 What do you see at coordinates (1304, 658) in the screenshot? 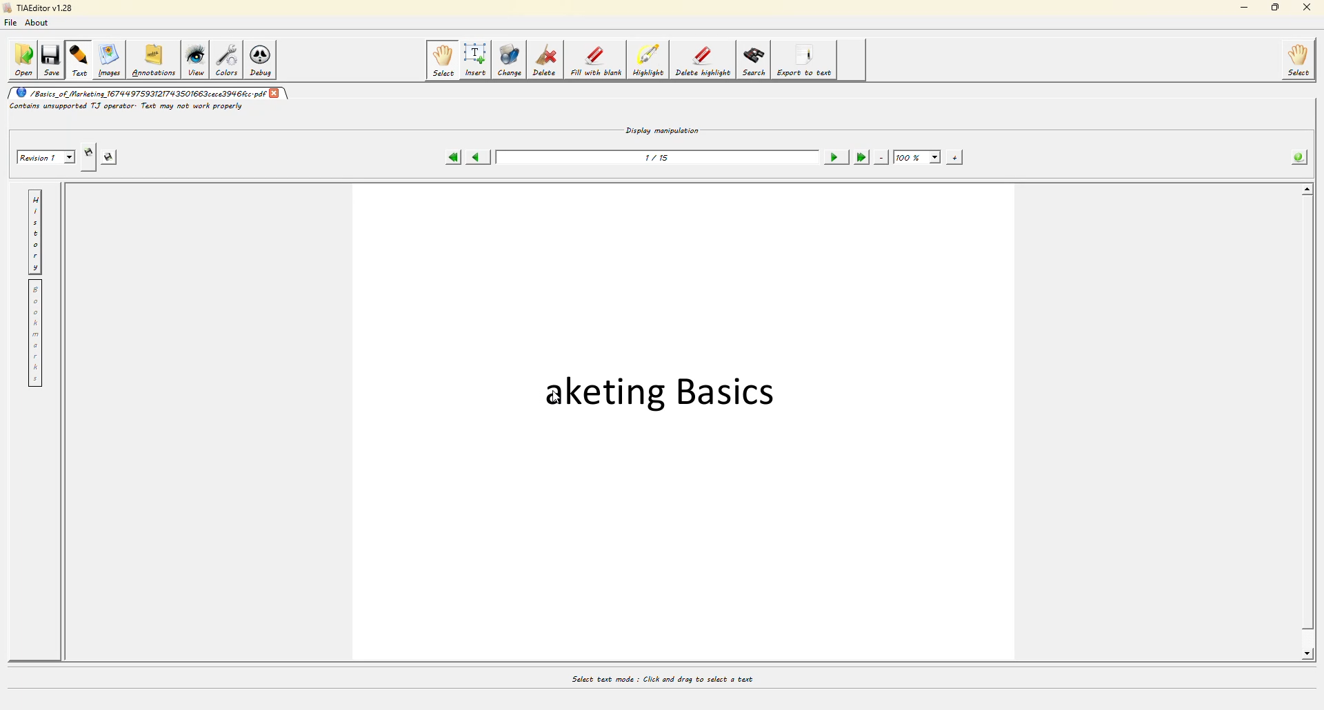
I see `move down` at bounding box center [1304, 658].